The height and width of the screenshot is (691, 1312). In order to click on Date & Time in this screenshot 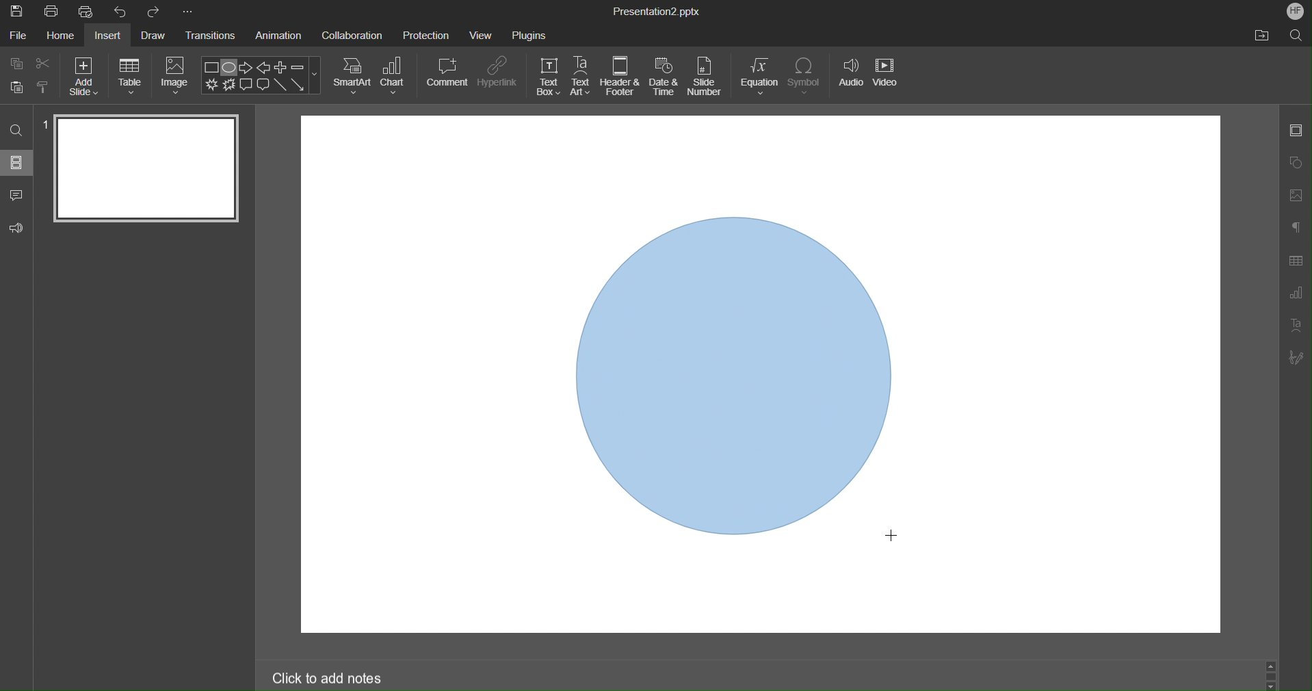, I will do `click(664, 77)`.